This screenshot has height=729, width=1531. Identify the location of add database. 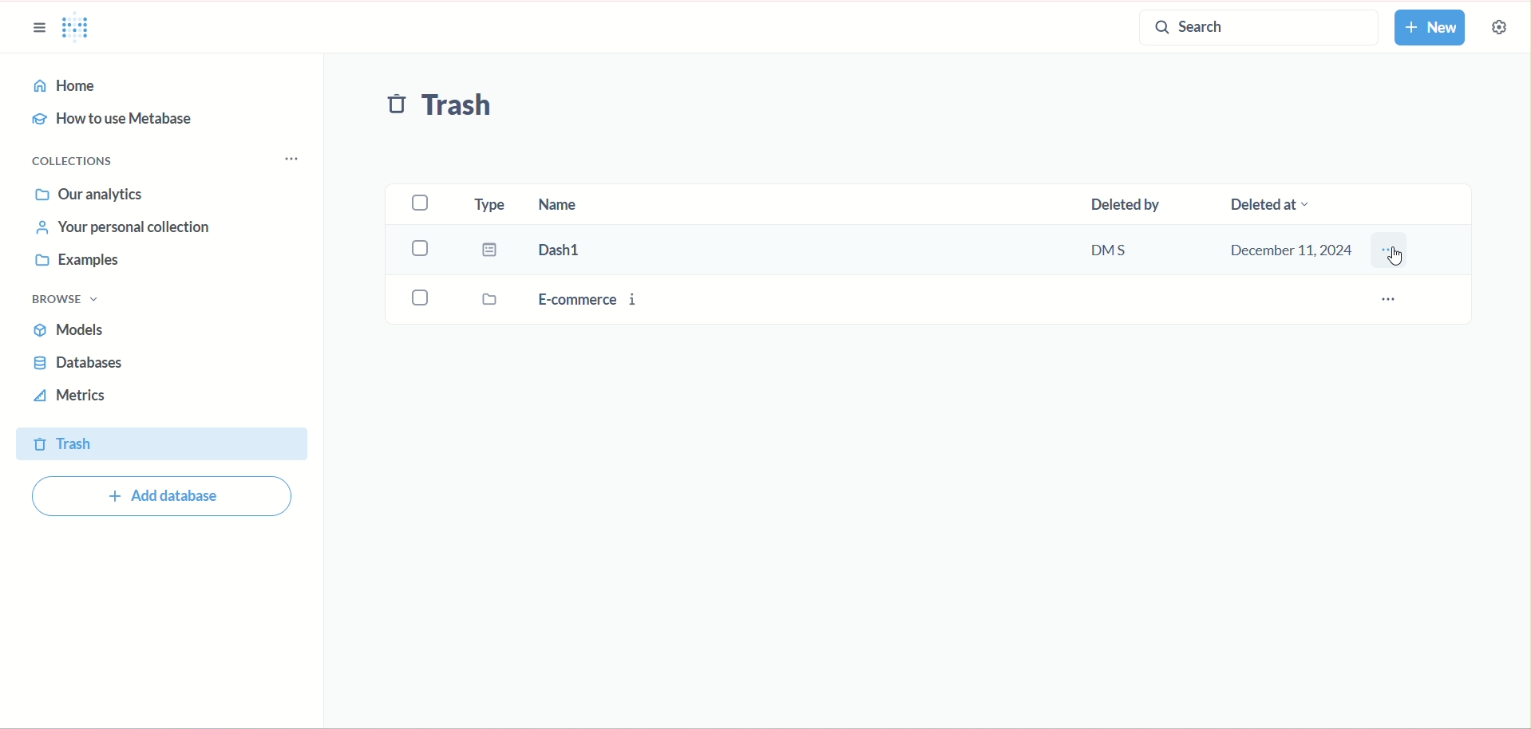
(171, 497).